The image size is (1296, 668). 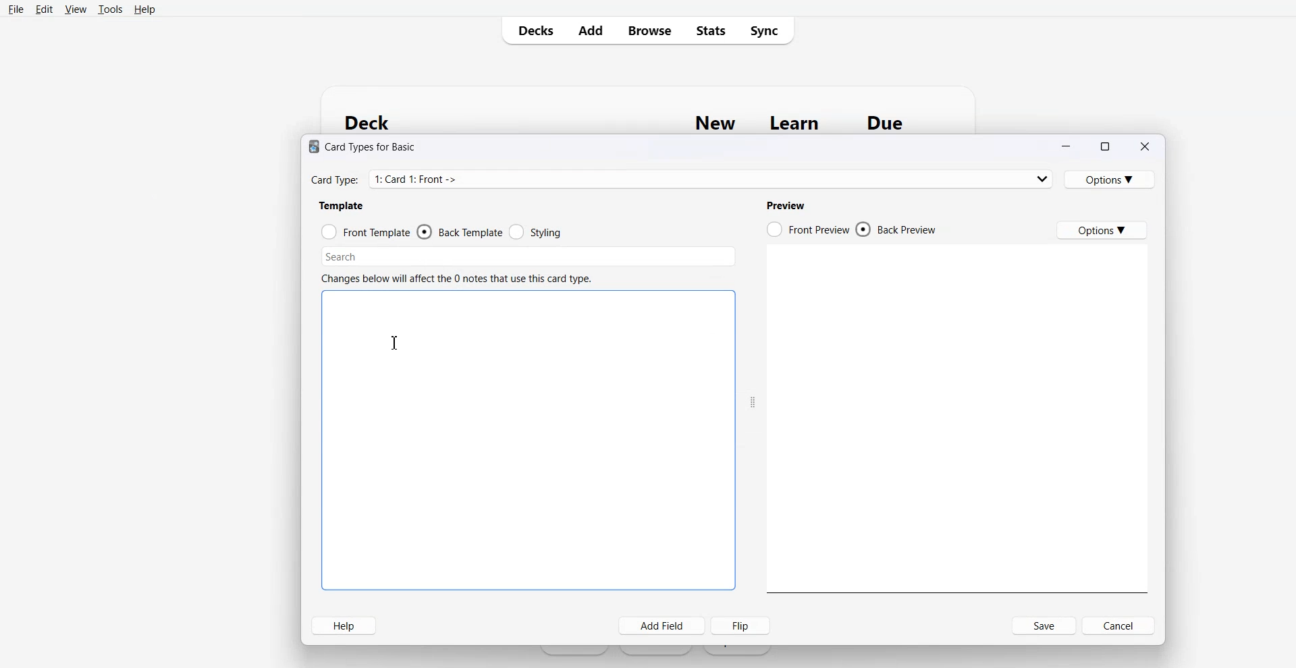 What do you see at coordinates (900, 227) in the screenshot?
I see `Back Preview` at bounding box center [900, 227].